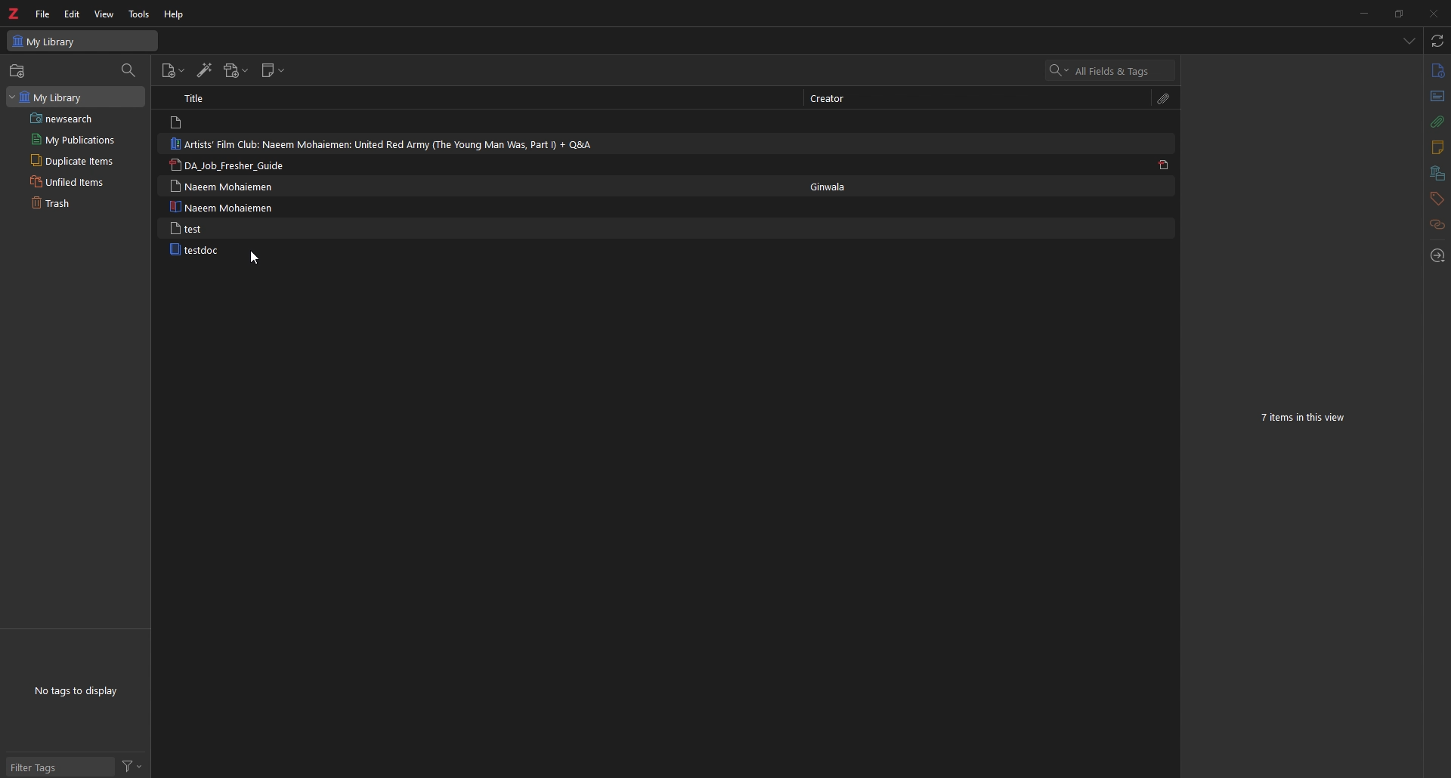 The image size is (1451, 778). What do you see at coordinates (139, 15) in the screenshot?
I see `tools` at bounding box center [139, 15].